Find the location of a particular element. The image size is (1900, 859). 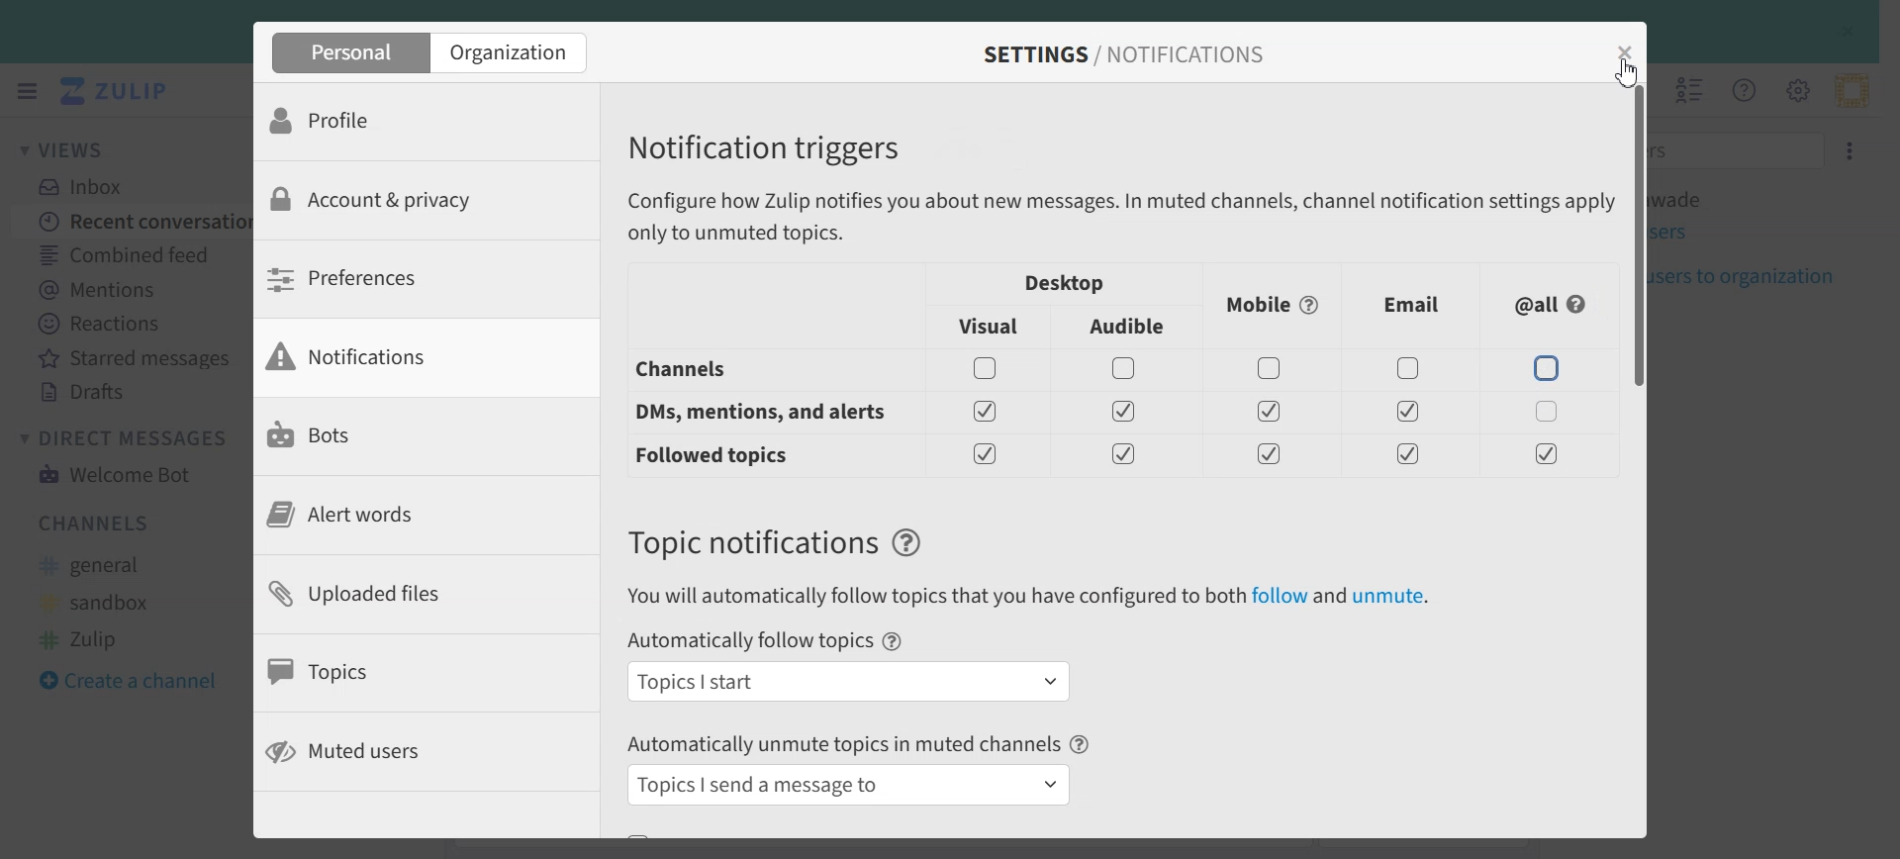

Logo is located at coordinates (118, 91).